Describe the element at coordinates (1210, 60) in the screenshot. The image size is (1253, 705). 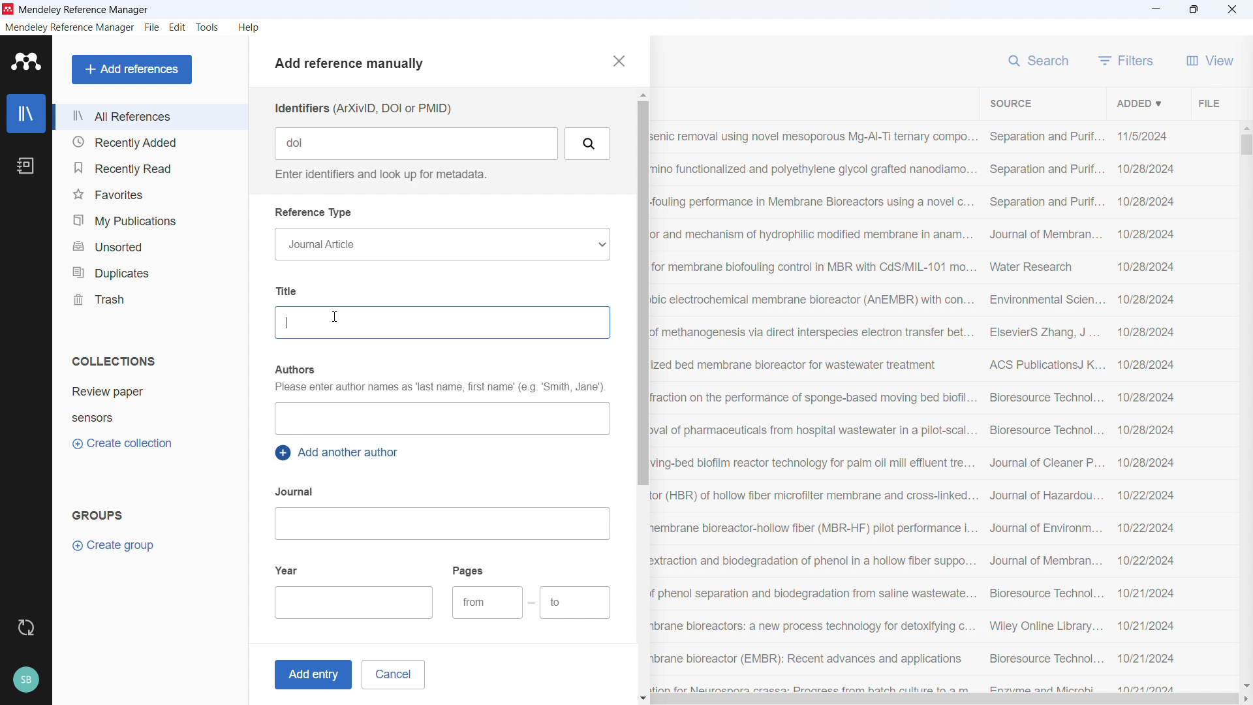
I see `View ` at that location.